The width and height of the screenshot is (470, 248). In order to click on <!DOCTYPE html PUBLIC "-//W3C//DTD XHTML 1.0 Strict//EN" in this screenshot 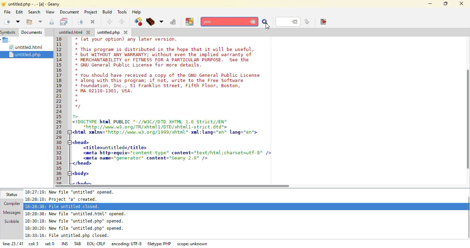, I will do `click(150, 122)`.